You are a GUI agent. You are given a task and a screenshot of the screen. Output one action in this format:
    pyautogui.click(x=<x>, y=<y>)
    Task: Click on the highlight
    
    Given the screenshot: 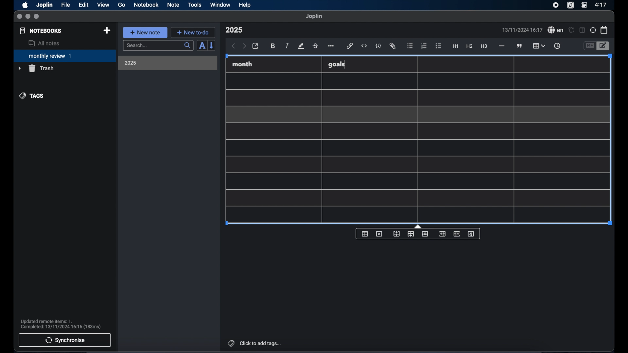 What is the action you would take?
    pyautogui.click(x=301, y=46)
    